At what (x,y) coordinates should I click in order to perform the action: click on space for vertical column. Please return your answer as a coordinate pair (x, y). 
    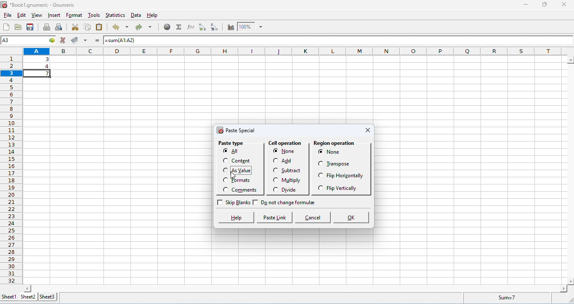
    Looking at the image, I should click on (569, 170).